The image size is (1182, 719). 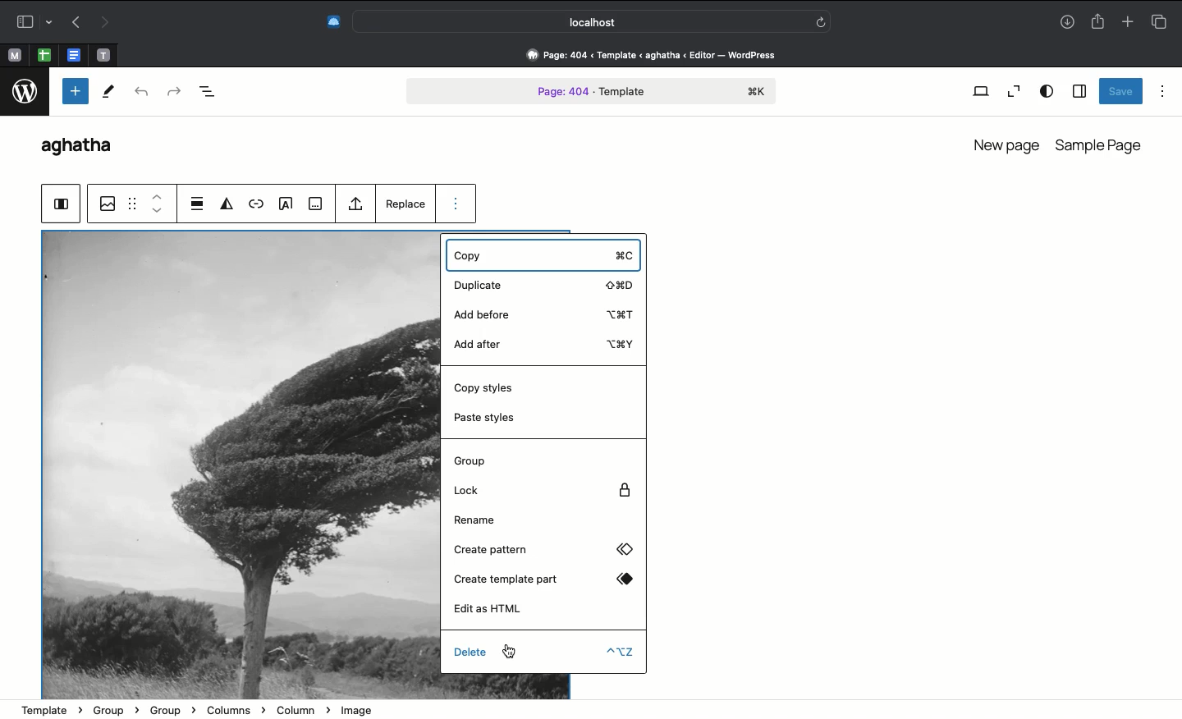 I want to click on New page, so click(x=1004, y=143).